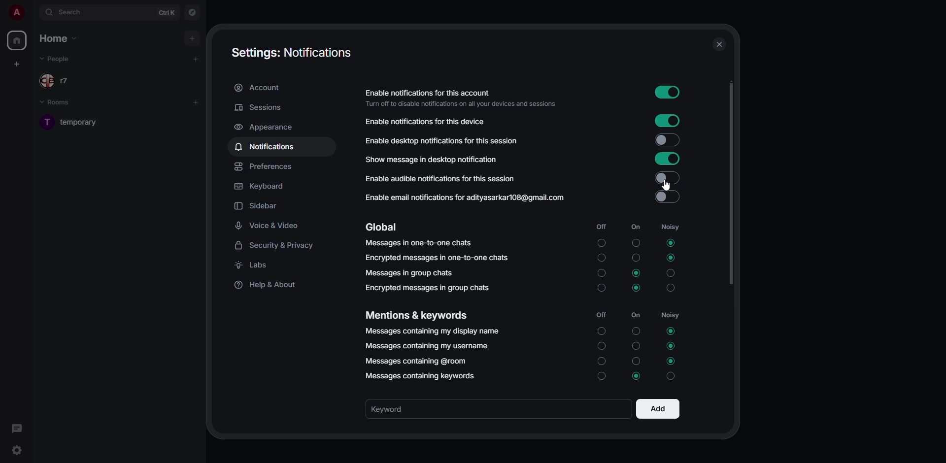  Describe the element at coordinates (674, 377) in the screenshot. I see `noisy` at that location.